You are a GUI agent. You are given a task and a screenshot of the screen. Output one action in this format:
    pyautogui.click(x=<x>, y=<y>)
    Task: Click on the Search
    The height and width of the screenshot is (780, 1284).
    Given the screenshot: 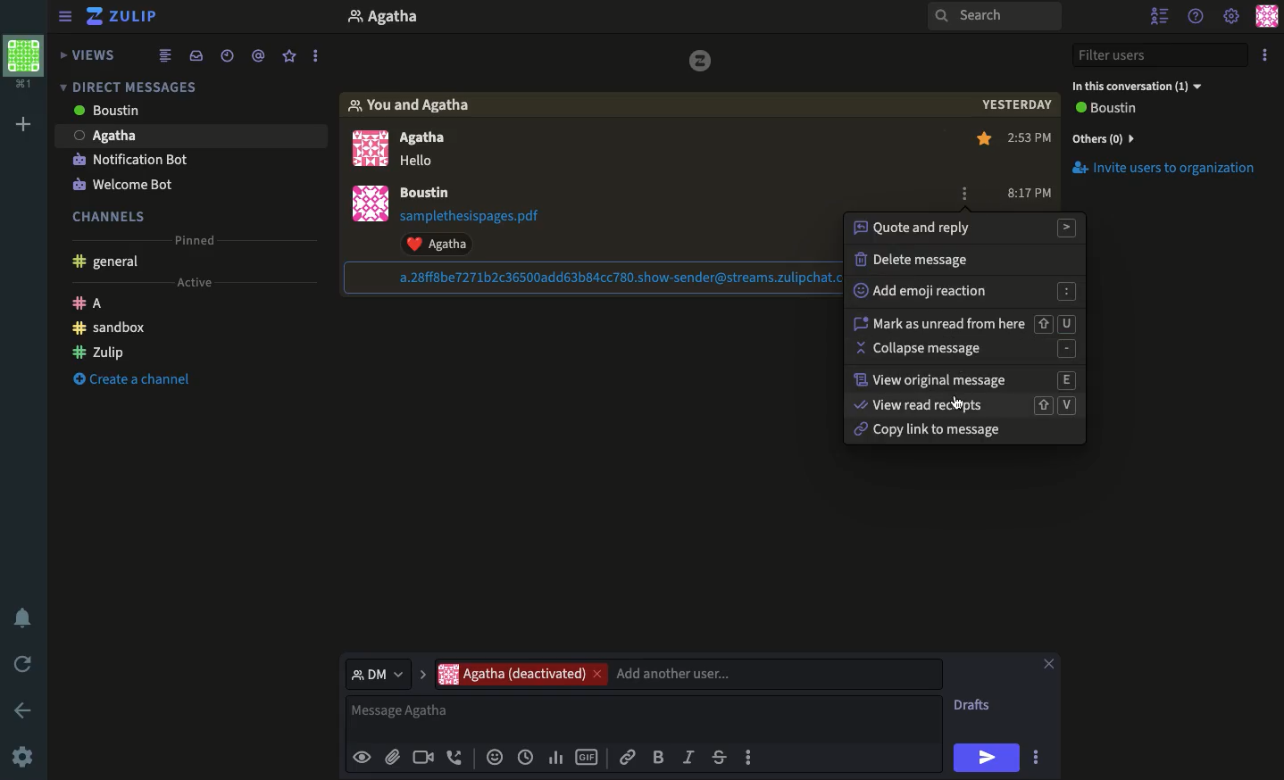 What is the action you would take?
    pyautogui.click(x=995, y=17)
    